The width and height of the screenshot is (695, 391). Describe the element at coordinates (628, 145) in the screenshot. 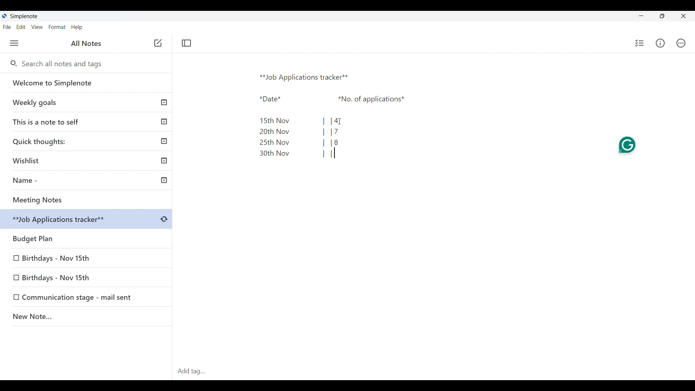

I see `Grammarly extension on` at that location.